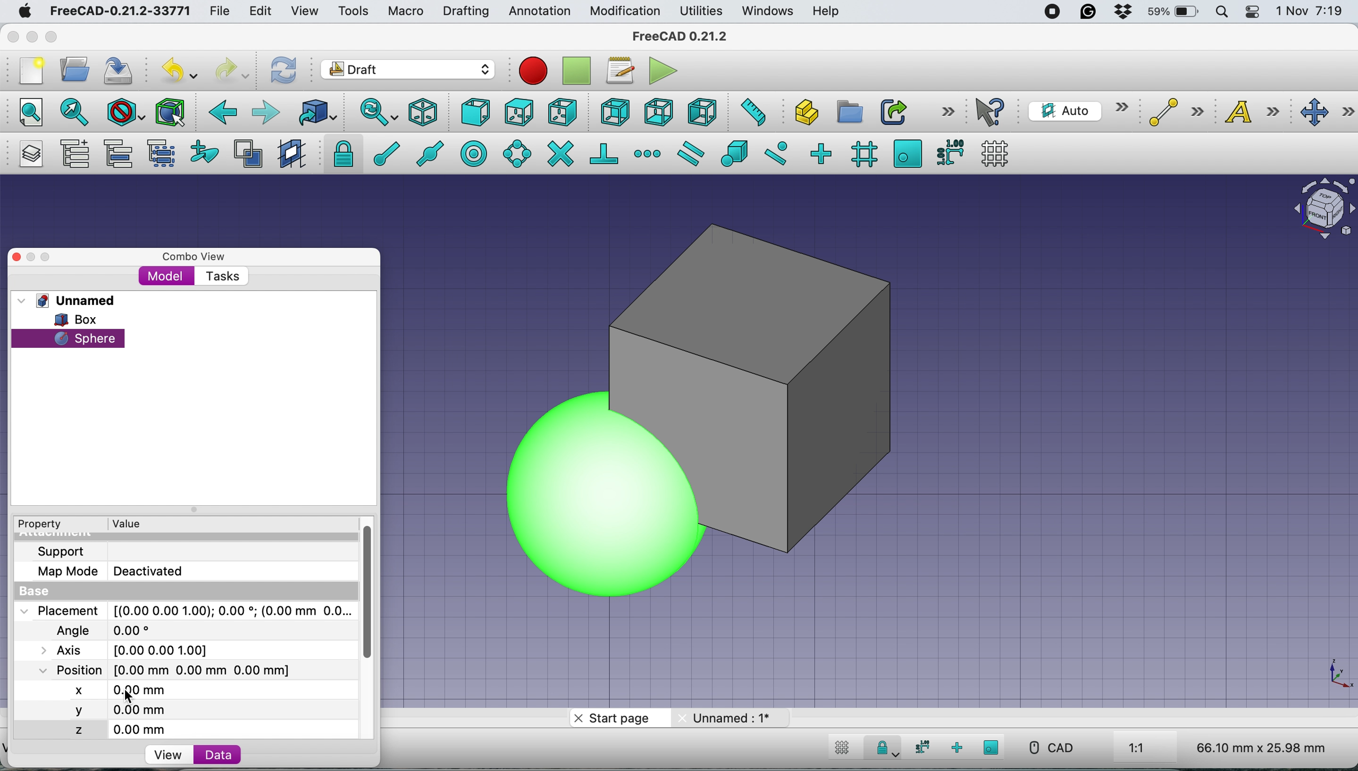 This screenshot has height=771, width=1358. Describe the element at coordinates (992, 747) in the screenshot. I see `snap working plane` at that location.